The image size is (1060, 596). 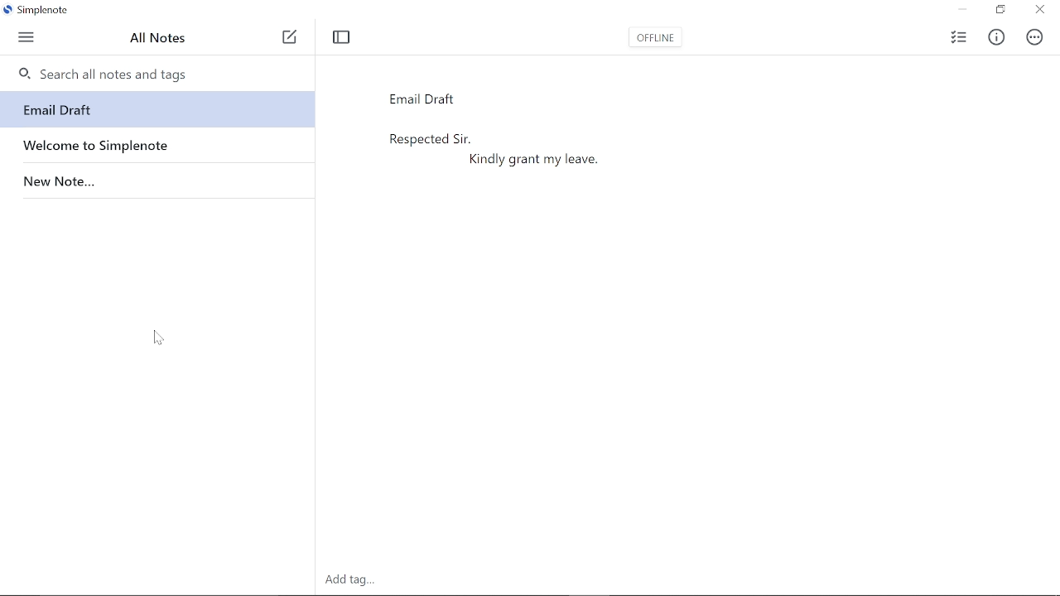 I want to click on Minimize, so click(x=967, y=10).